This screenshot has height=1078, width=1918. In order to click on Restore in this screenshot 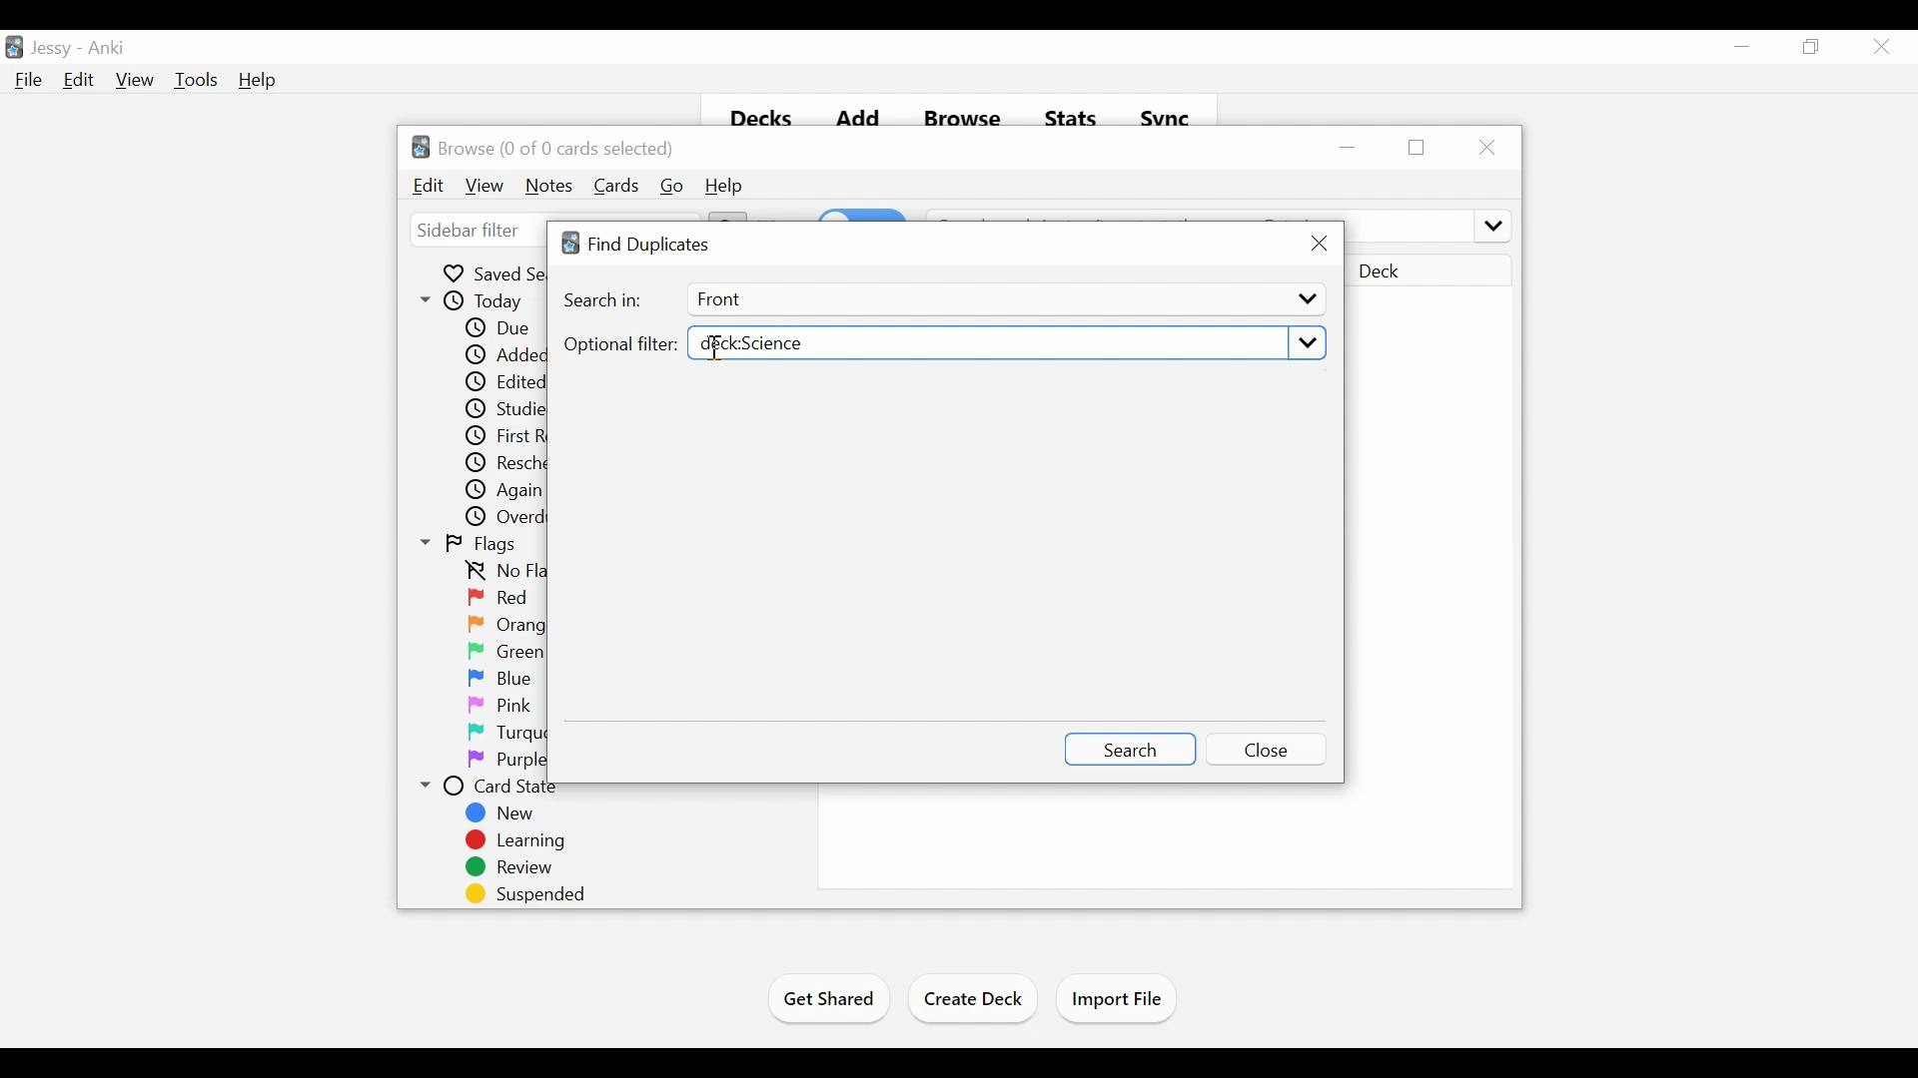, I will do `click(1811, 46)`.